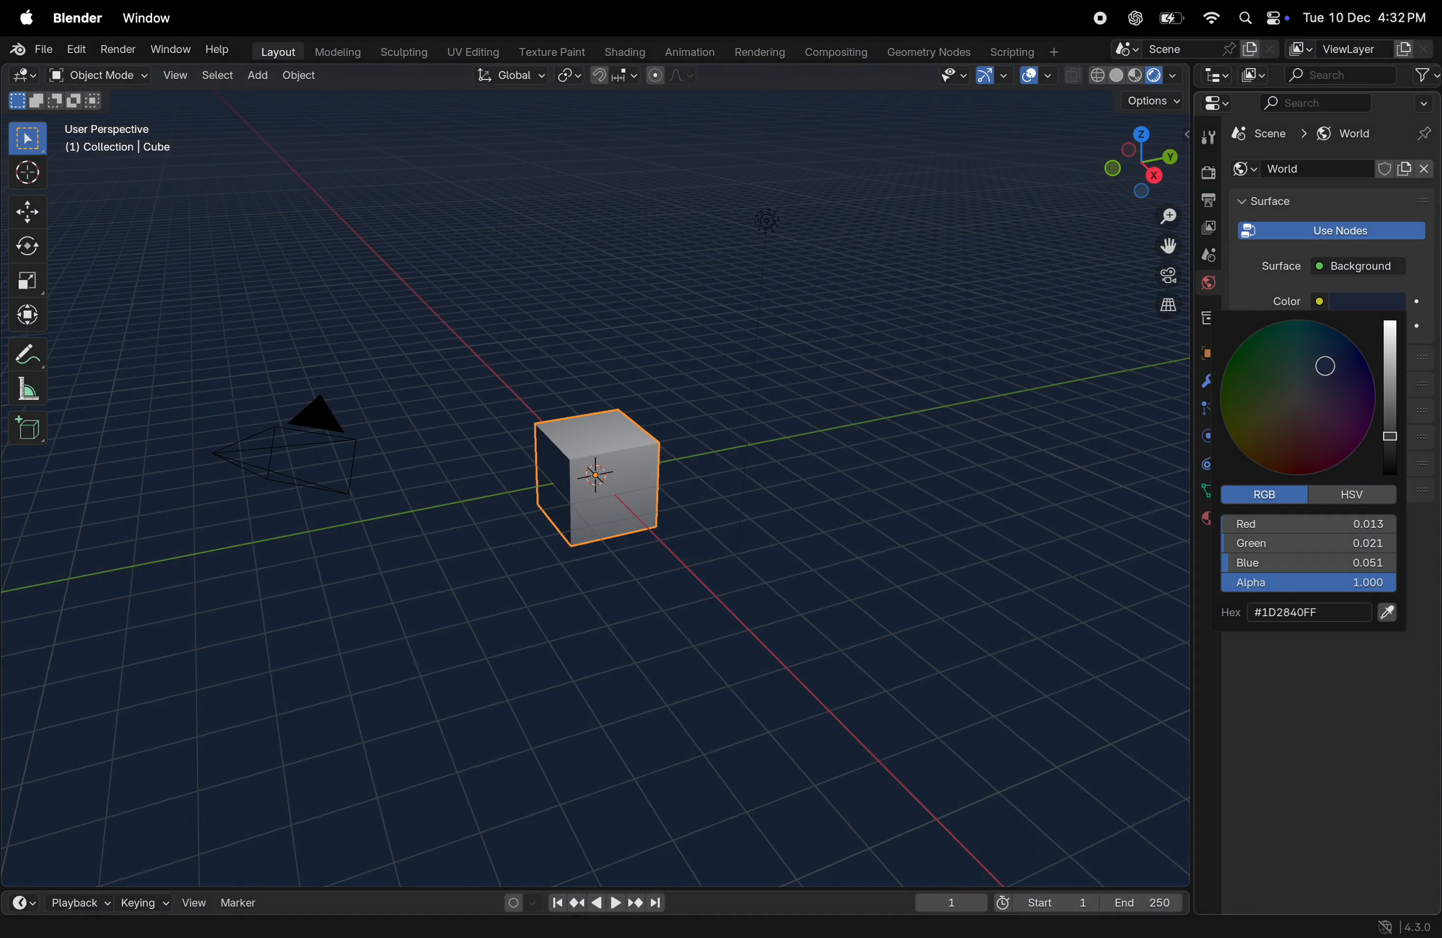  I want to click on user perspective, so click(125, 141).